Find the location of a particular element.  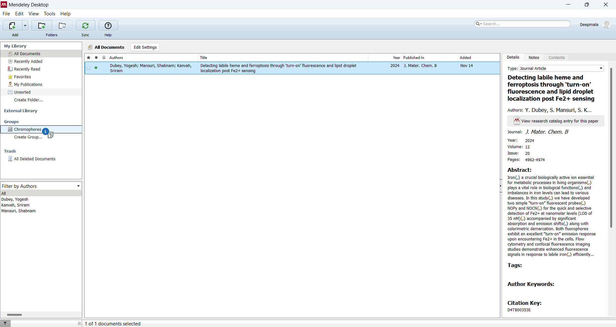

authors keywords: is located at coordinates (532, 285).